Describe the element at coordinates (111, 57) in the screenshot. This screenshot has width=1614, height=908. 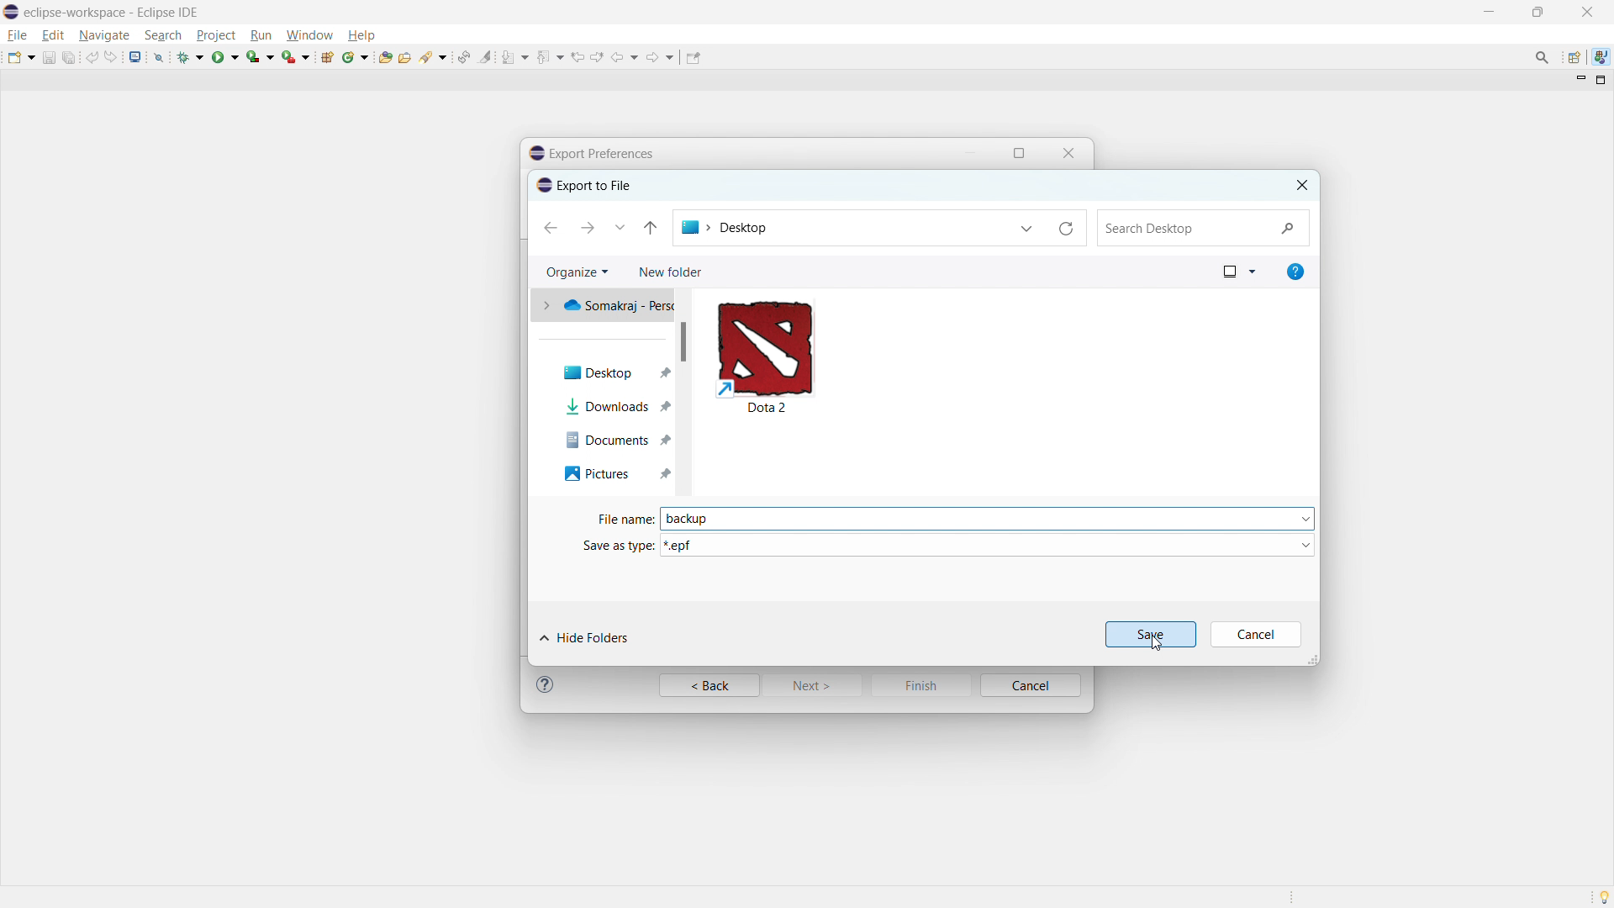
I see `redo` at that location.